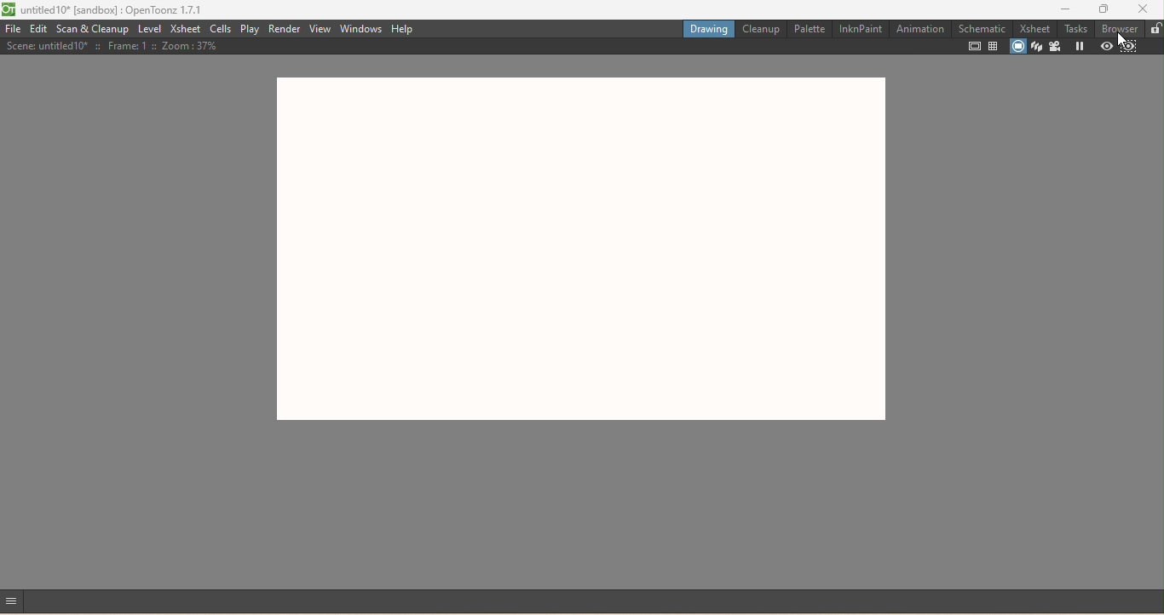 The height and width of the screenshot is (615, 1164). I want to click on Scene details, so click(112, 46).